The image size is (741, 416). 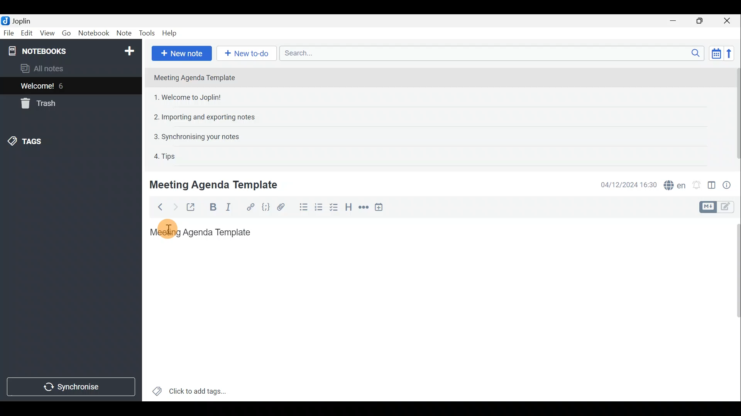 What do you see at coordinates (165, 156) in the screenshot?
I see `4. Tips` at bounding box center [165, 156].